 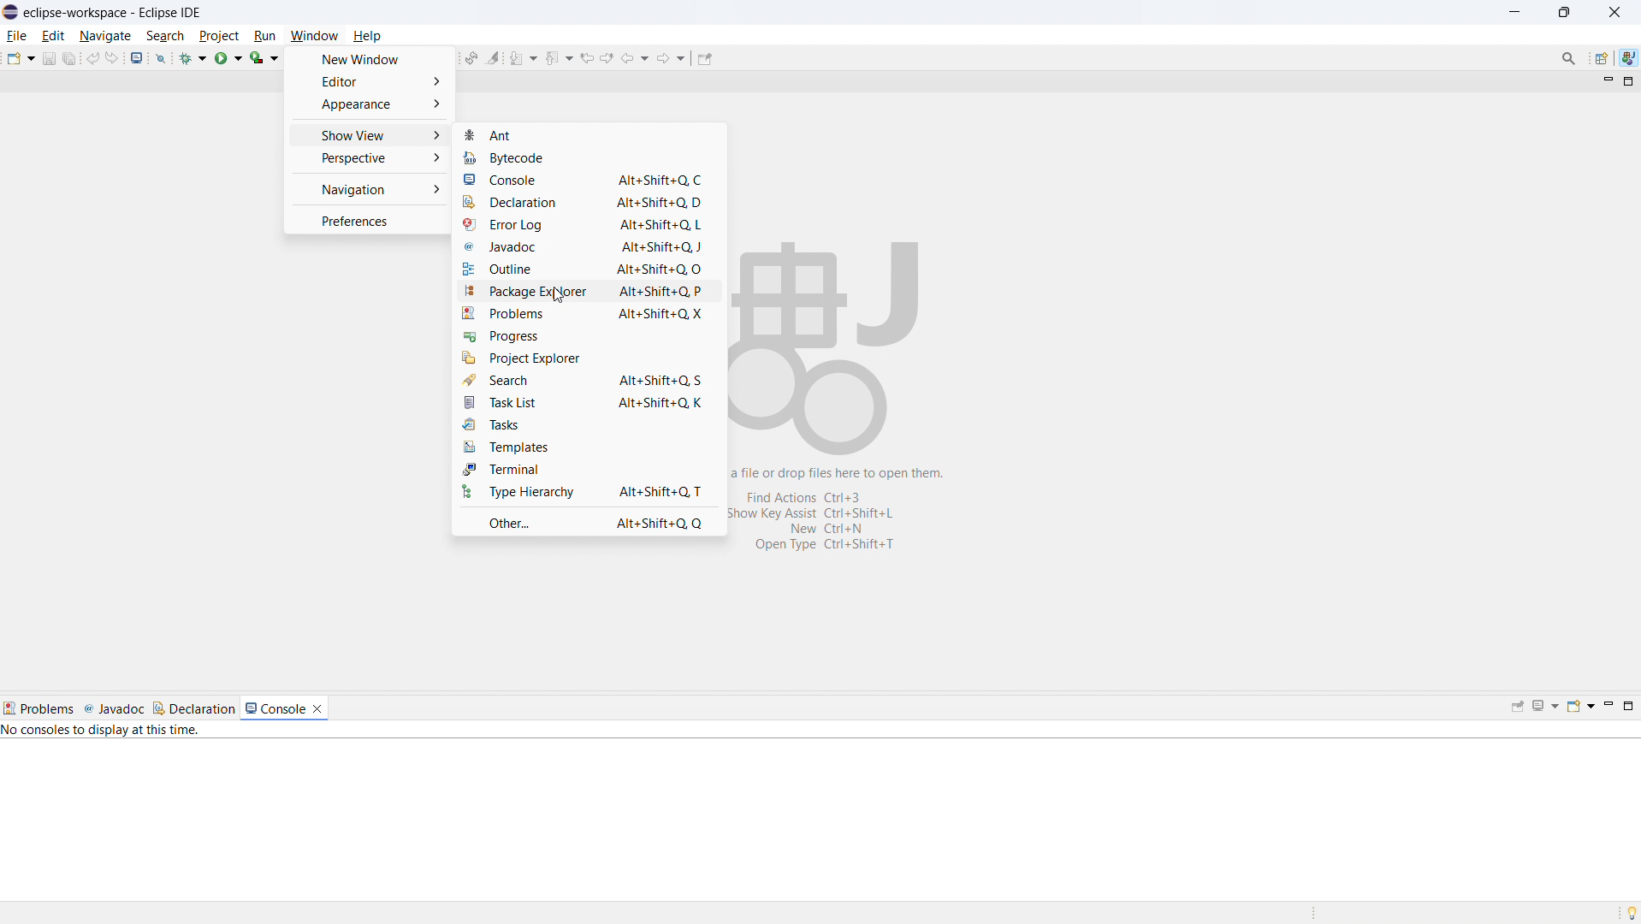 What do you see at coordinates (635, 56) in the screenshot?
I see `back` at bounding box center [635, 56].